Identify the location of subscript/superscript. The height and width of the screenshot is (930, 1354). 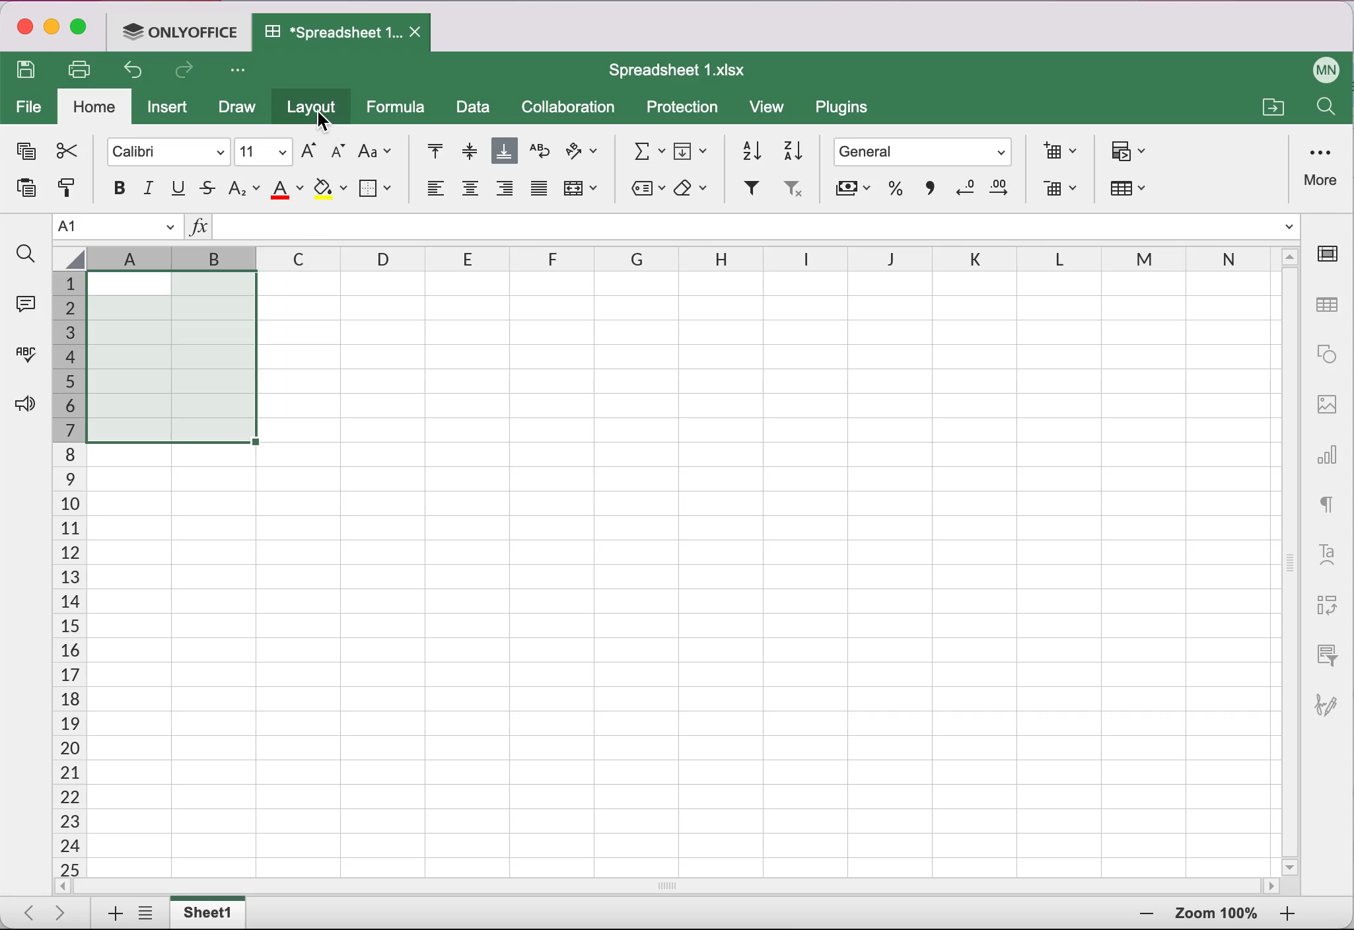
(244, 188).